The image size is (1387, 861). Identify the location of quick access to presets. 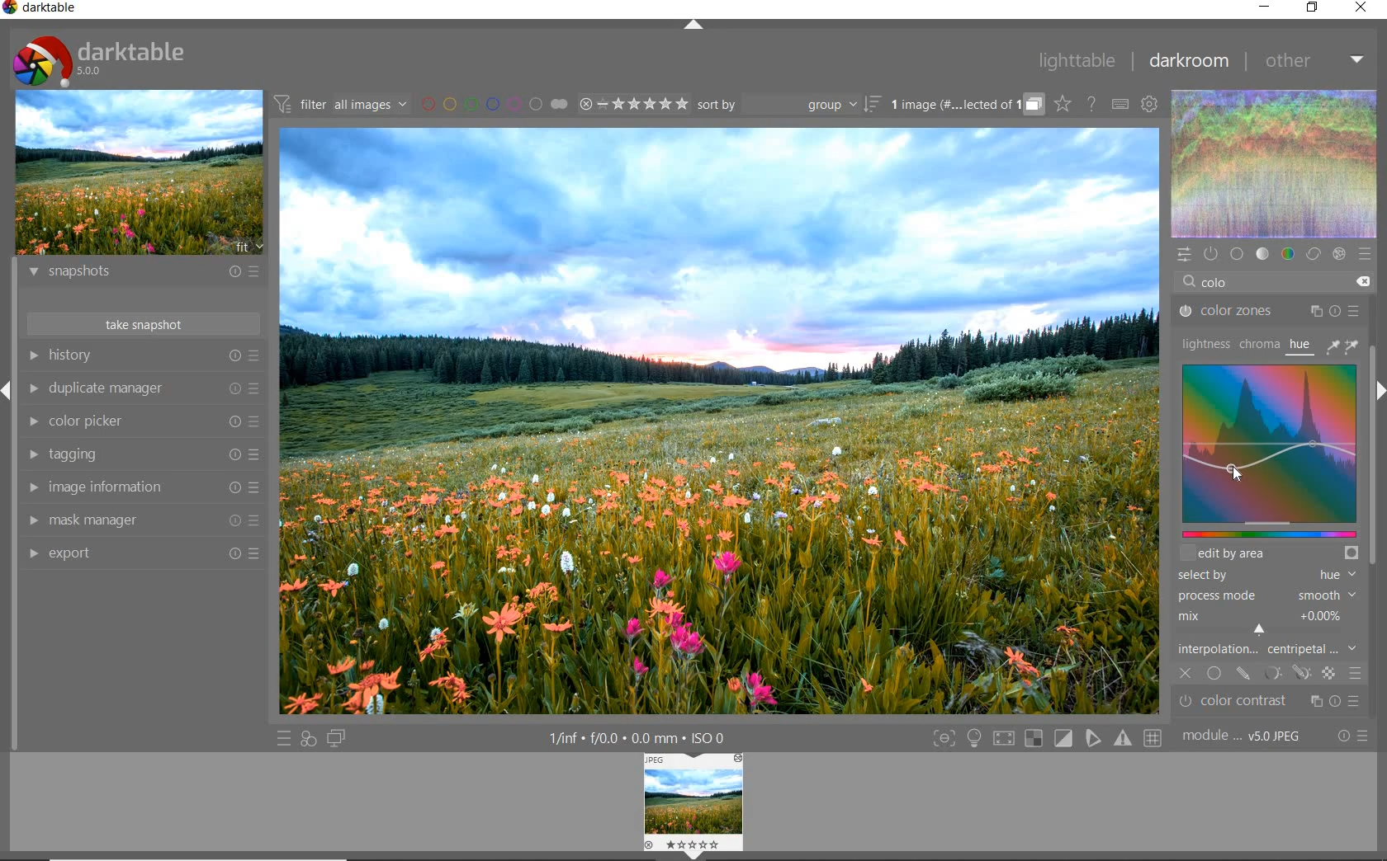
(285, 739).